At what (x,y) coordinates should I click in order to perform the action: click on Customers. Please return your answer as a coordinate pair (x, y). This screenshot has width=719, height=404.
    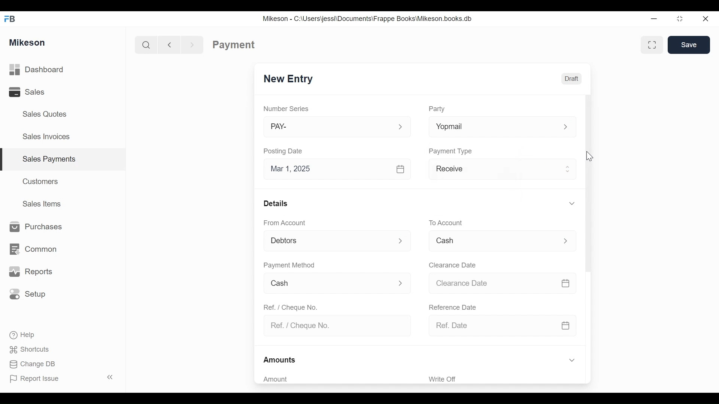
    Looking at the image, I should click on (42, 181).